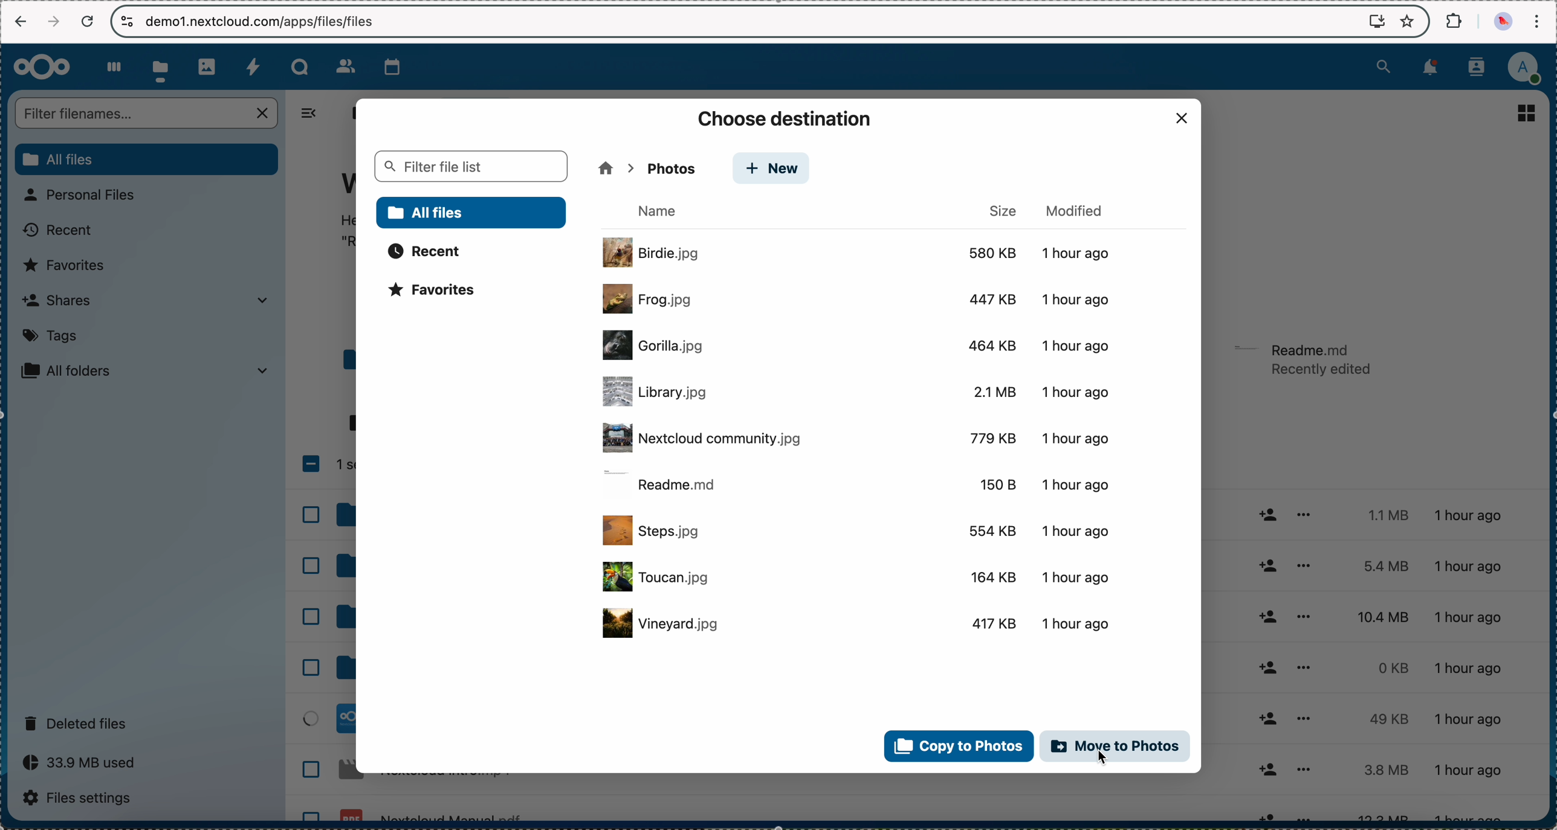  Describe the element at coordinates (1305, 361) in the screenshot. I see `file` at that location.